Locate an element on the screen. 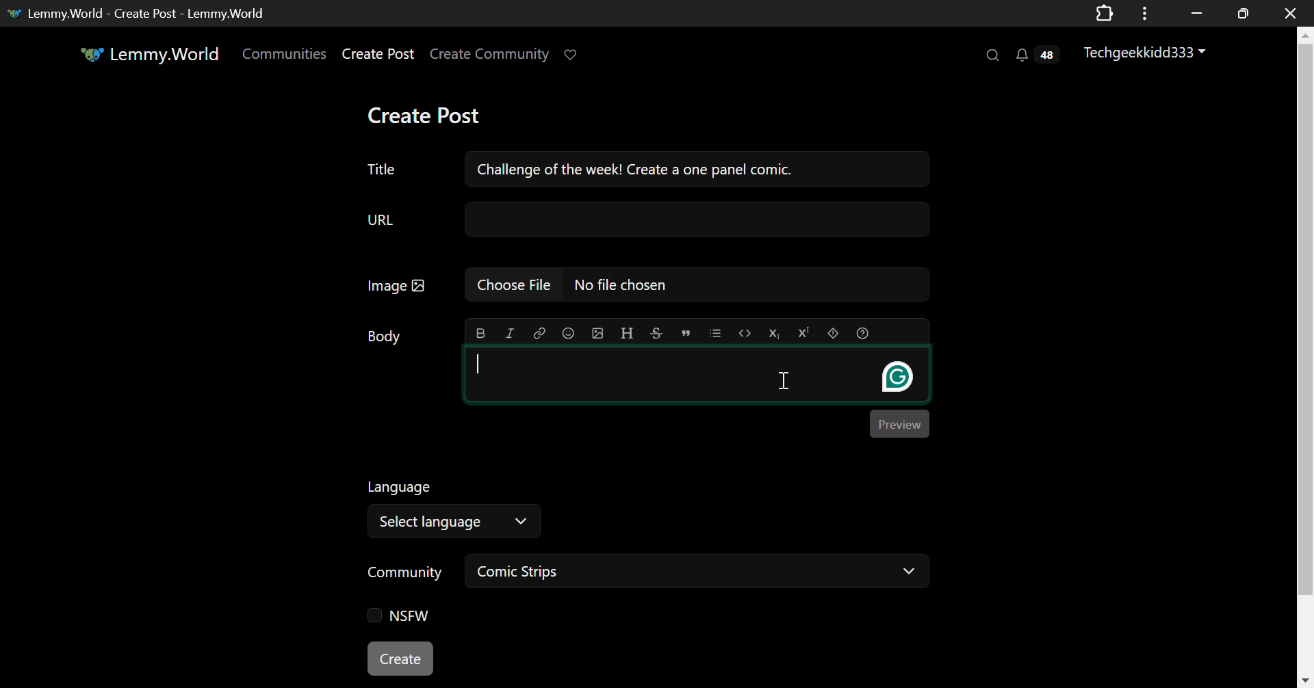  Language is located at coordinates (399, 488).